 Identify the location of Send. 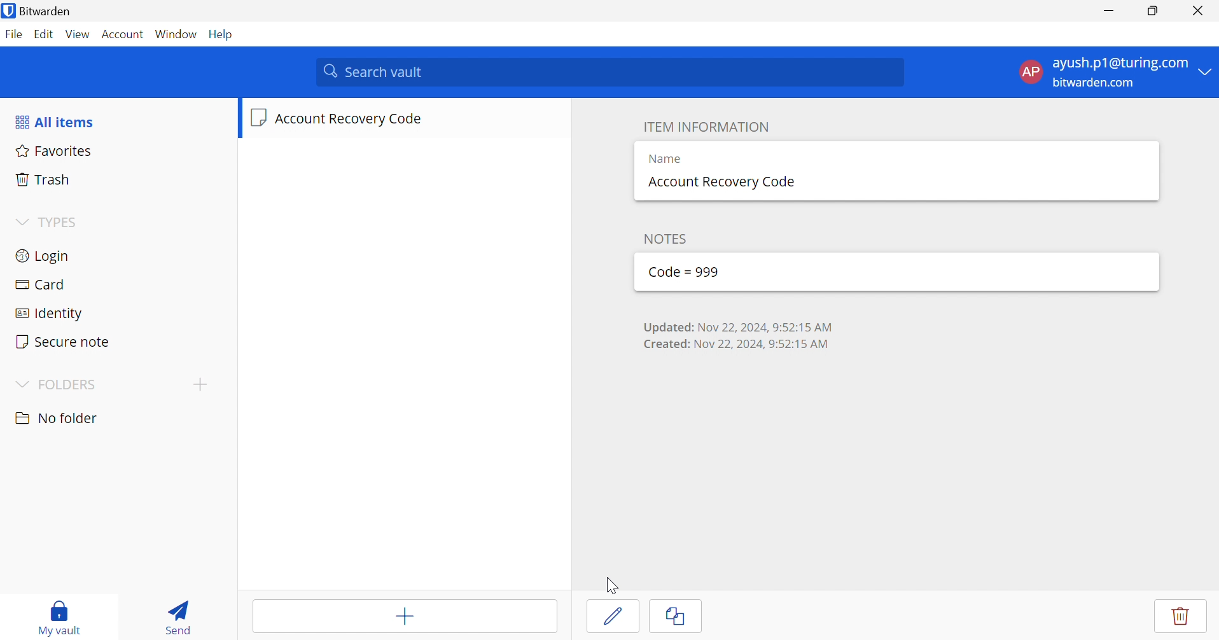
(177, 620).